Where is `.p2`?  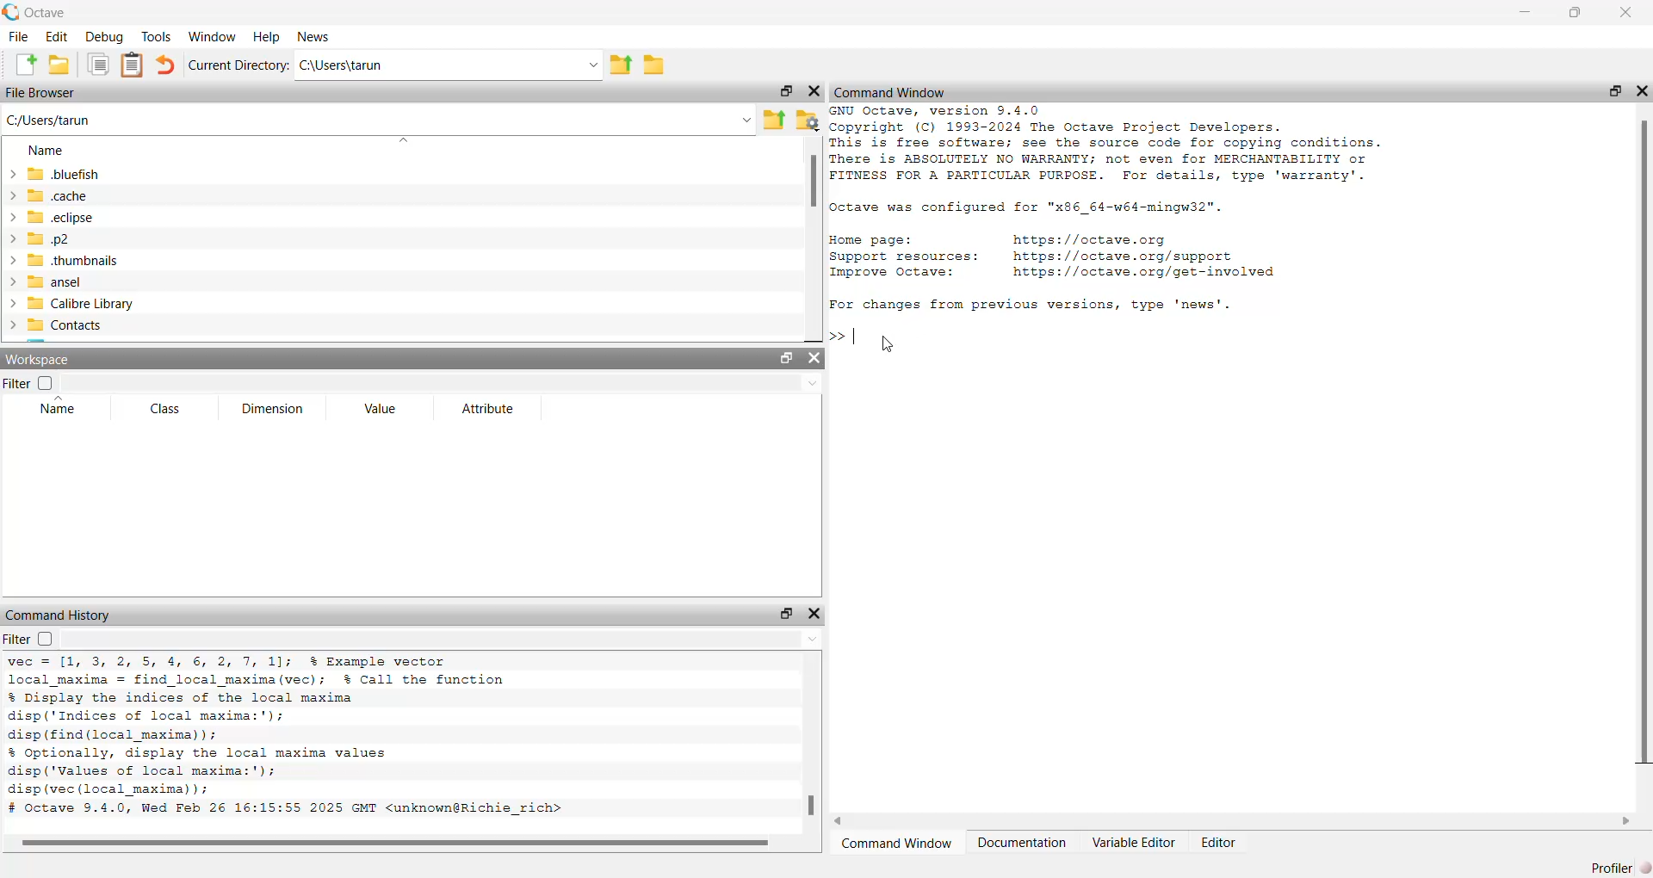 .p2 is located at coordinates (49, 238).